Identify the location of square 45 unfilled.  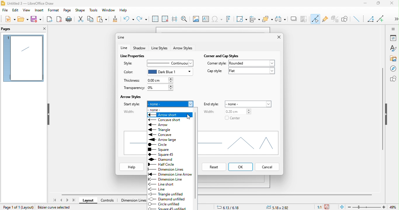
(169, 209).